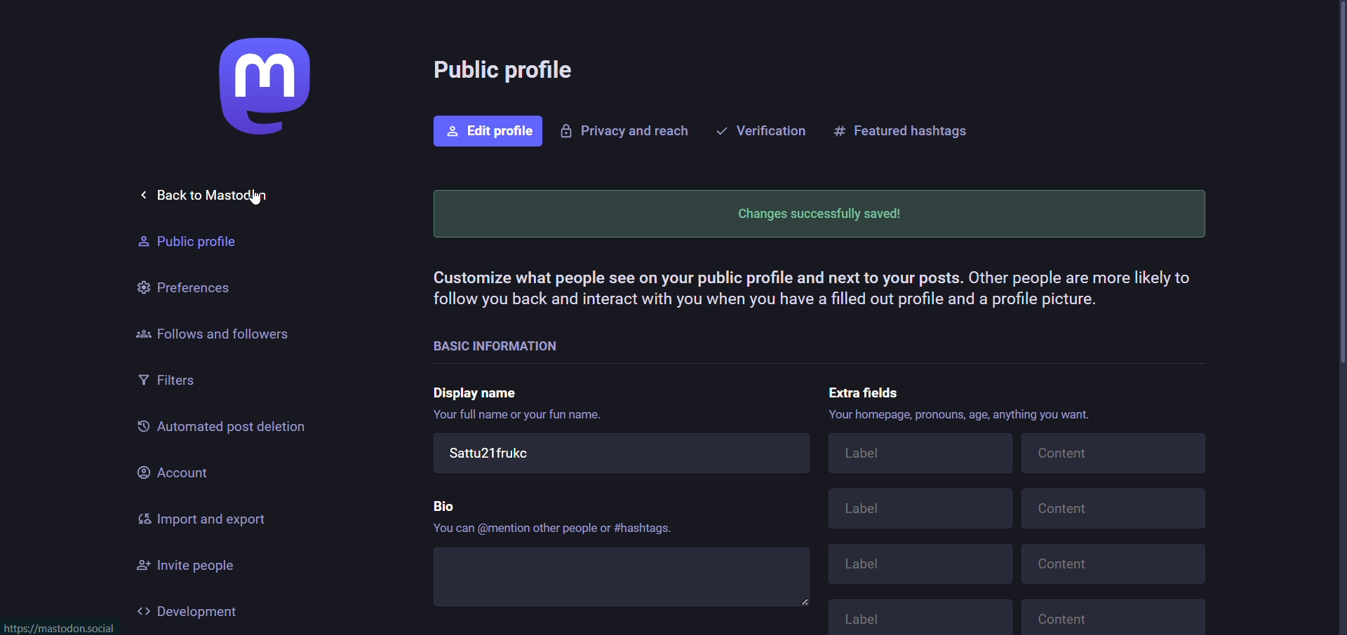  I want to click on bio, so click(445, 502).